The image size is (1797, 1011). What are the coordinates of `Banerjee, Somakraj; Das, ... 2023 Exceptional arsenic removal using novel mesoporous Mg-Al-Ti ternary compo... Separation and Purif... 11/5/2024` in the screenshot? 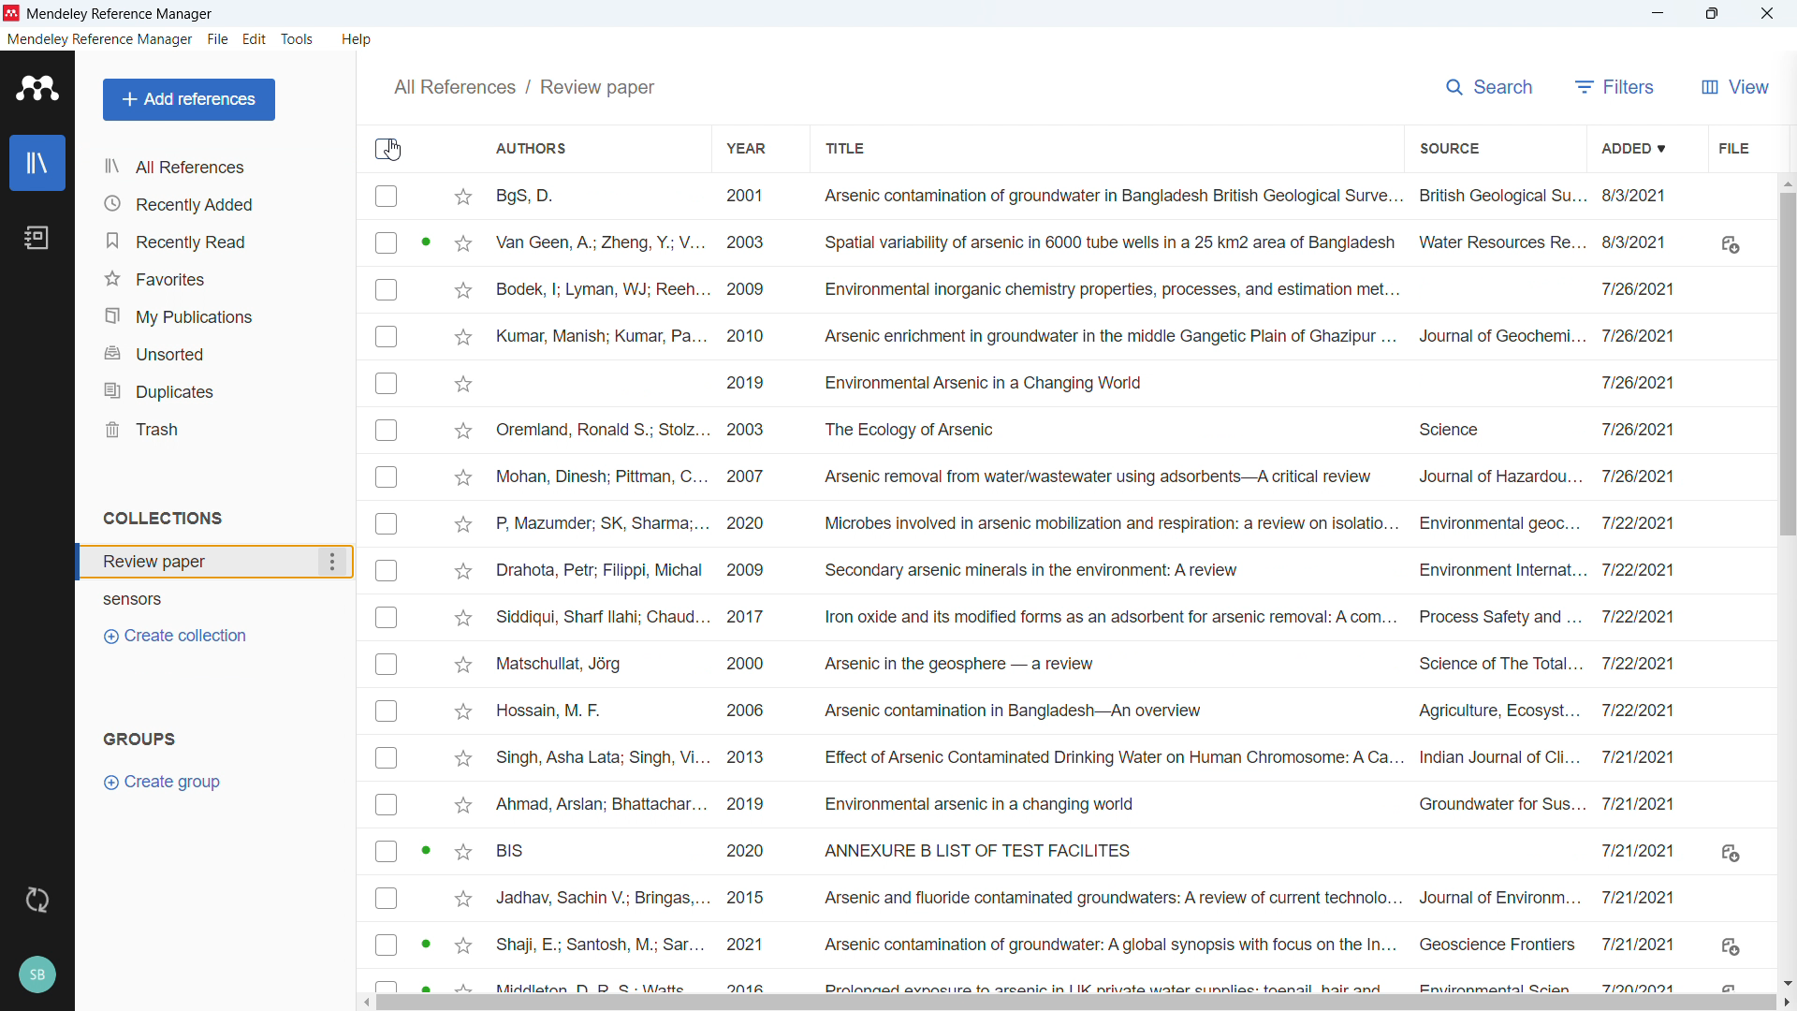 It's located at (1091, 197).